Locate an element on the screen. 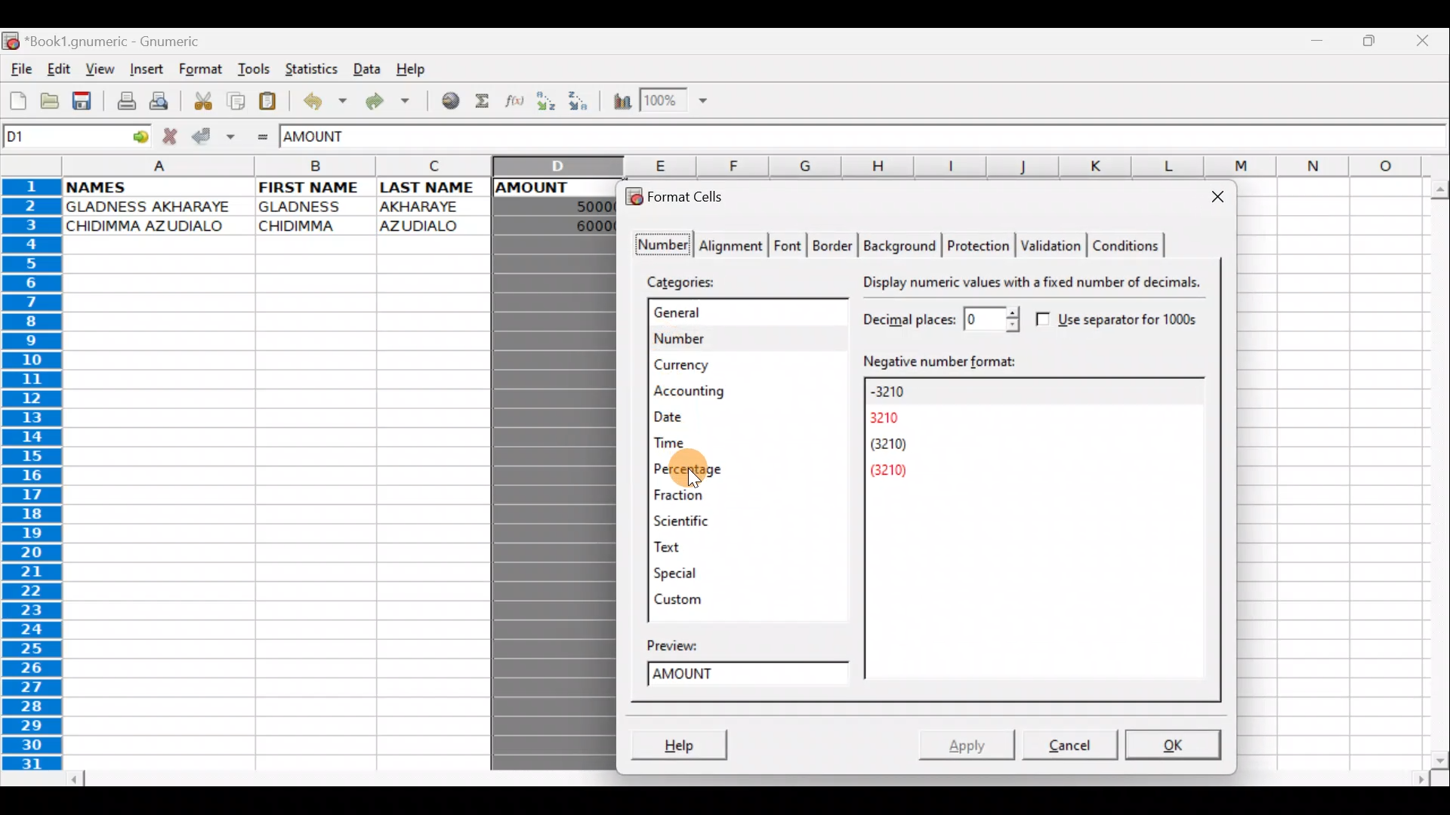 The image size is (1450, 815). Open a file is located at coordinates (46, 103).